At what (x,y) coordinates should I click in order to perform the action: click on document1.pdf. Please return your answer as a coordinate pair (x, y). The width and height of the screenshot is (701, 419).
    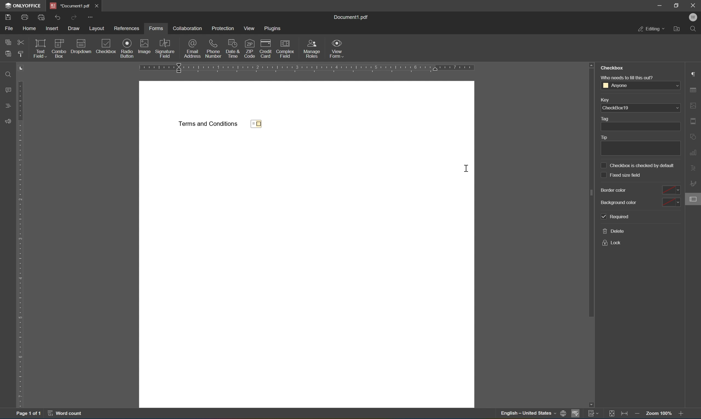
    Looking at the image, I should click on (353, 18).